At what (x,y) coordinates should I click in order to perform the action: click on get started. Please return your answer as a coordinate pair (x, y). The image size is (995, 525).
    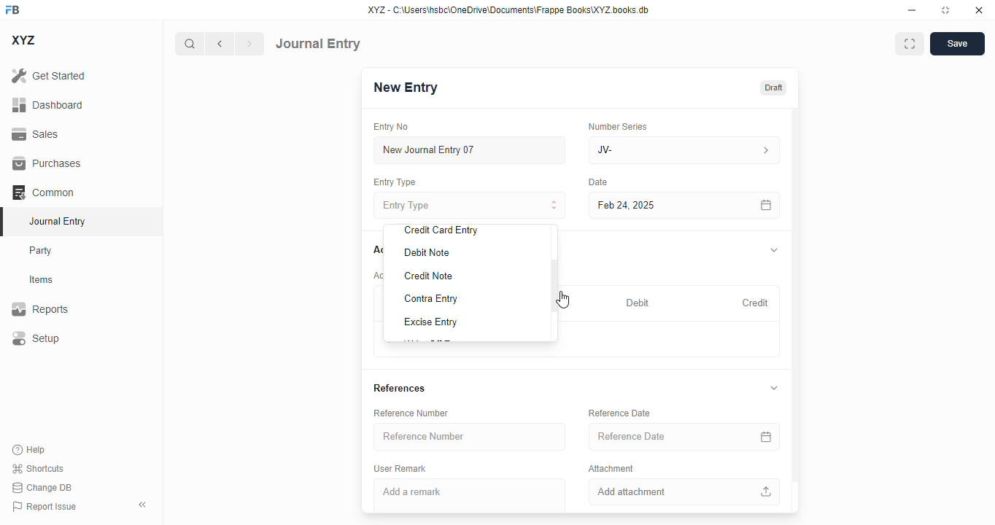
    Looking at the image, I should click on (49, 76).